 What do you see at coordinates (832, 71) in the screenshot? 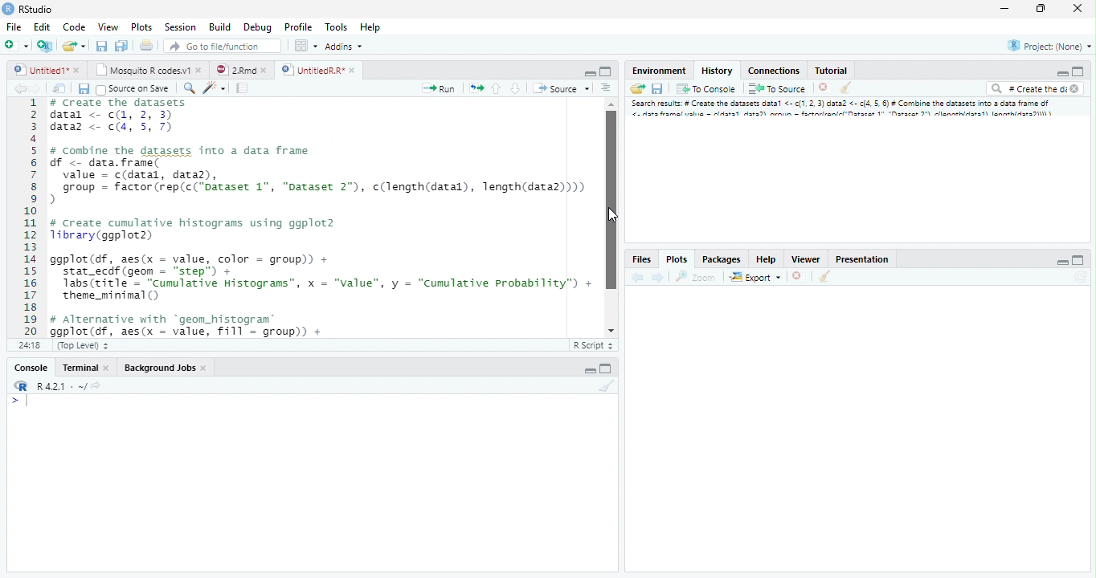
I see `Tutorial` at bounding box center [832, 71].